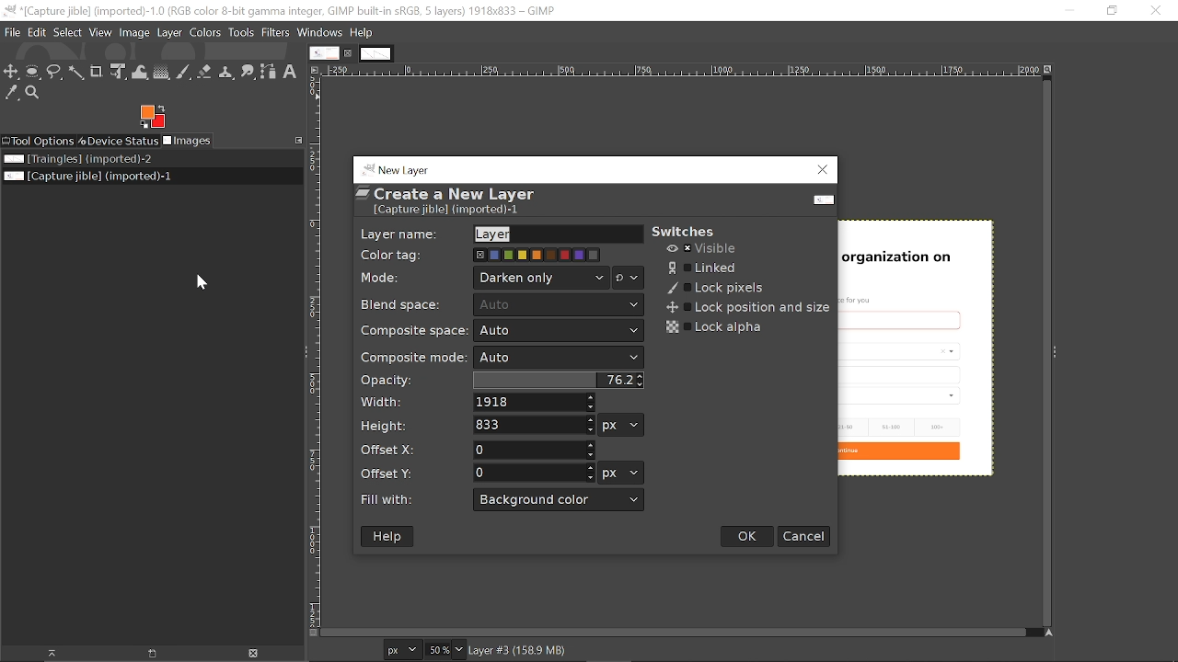 The width and height of the screenshot is (1178, 662). What do you see at coordinates (280, 10) in the screenshot?
I see `cURRENT WINDOW` at bounding box center [280, 10].